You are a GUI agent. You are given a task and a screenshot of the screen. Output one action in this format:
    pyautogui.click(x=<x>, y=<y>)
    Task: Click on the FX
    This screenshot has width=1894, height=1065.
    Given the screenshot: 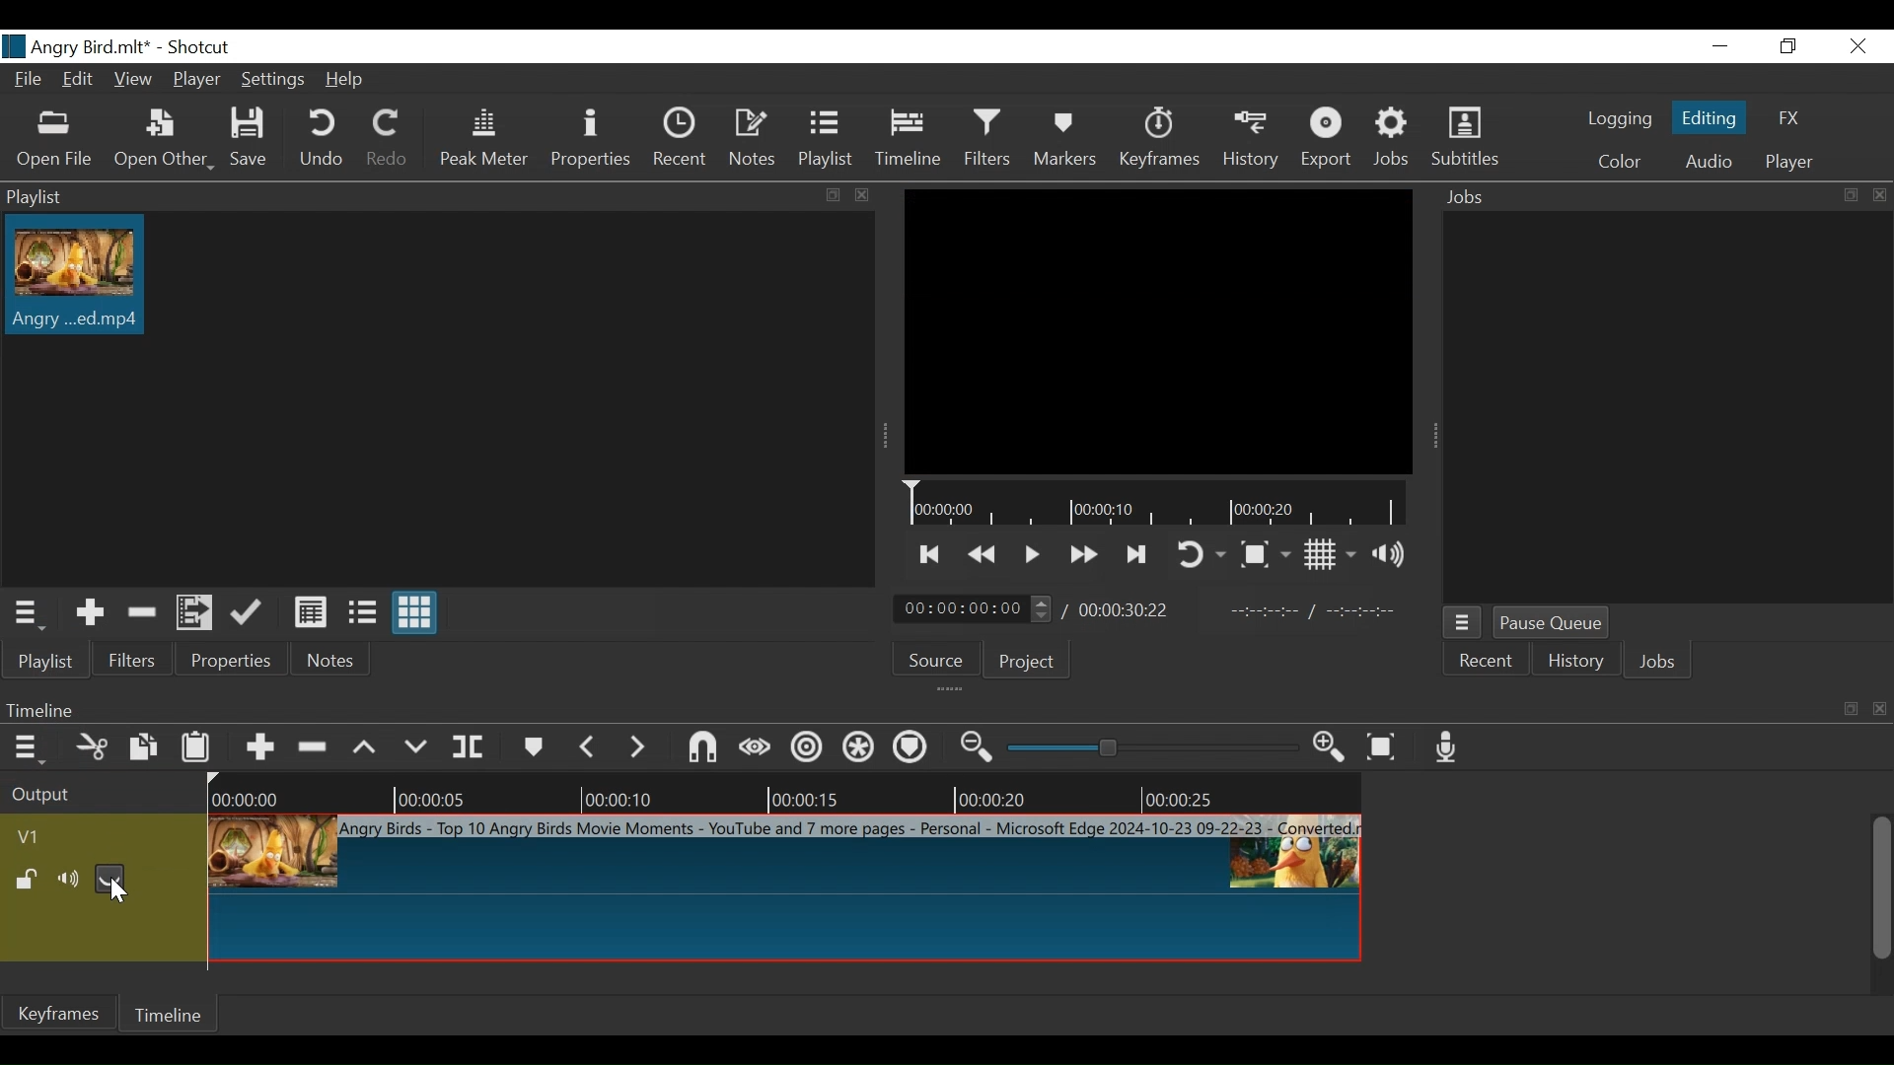 What is the action you would take?
    pyautogui.click(x=1788, y=118)
    